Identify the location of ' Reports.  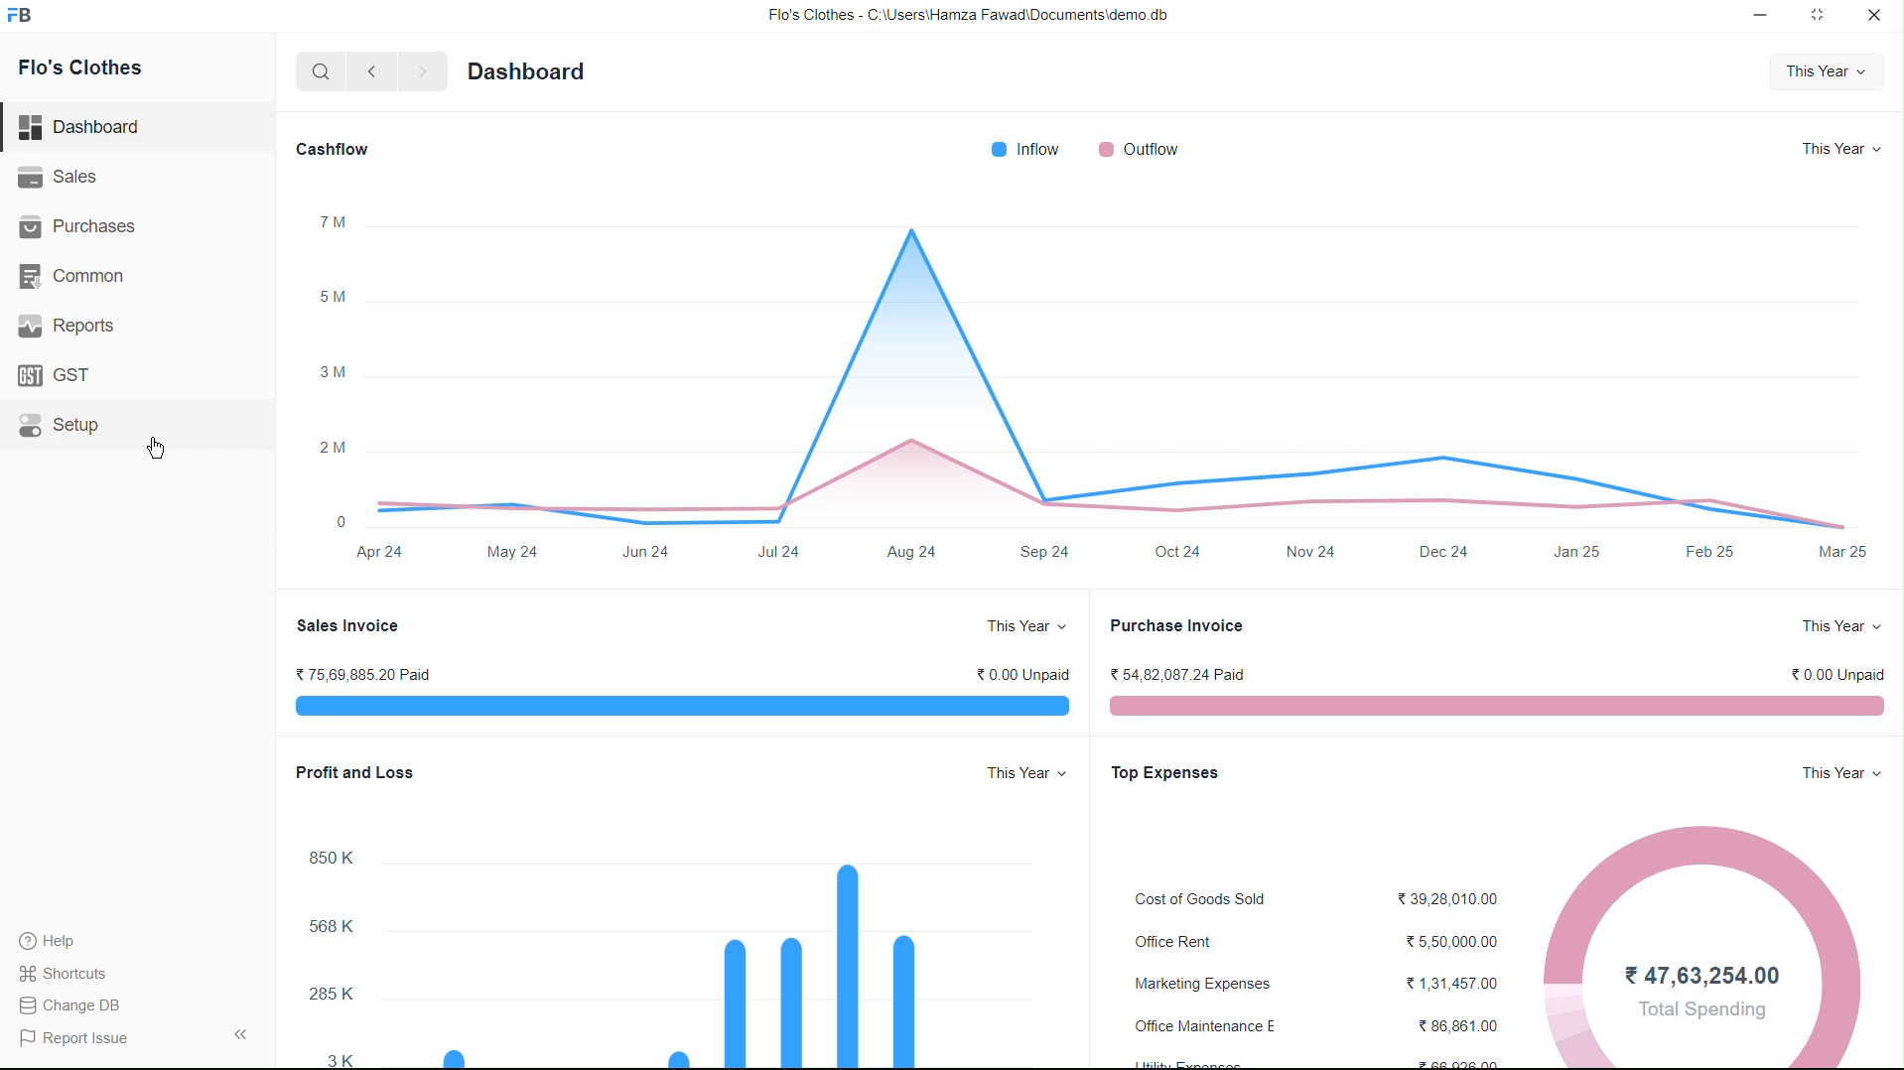
(70, 325).